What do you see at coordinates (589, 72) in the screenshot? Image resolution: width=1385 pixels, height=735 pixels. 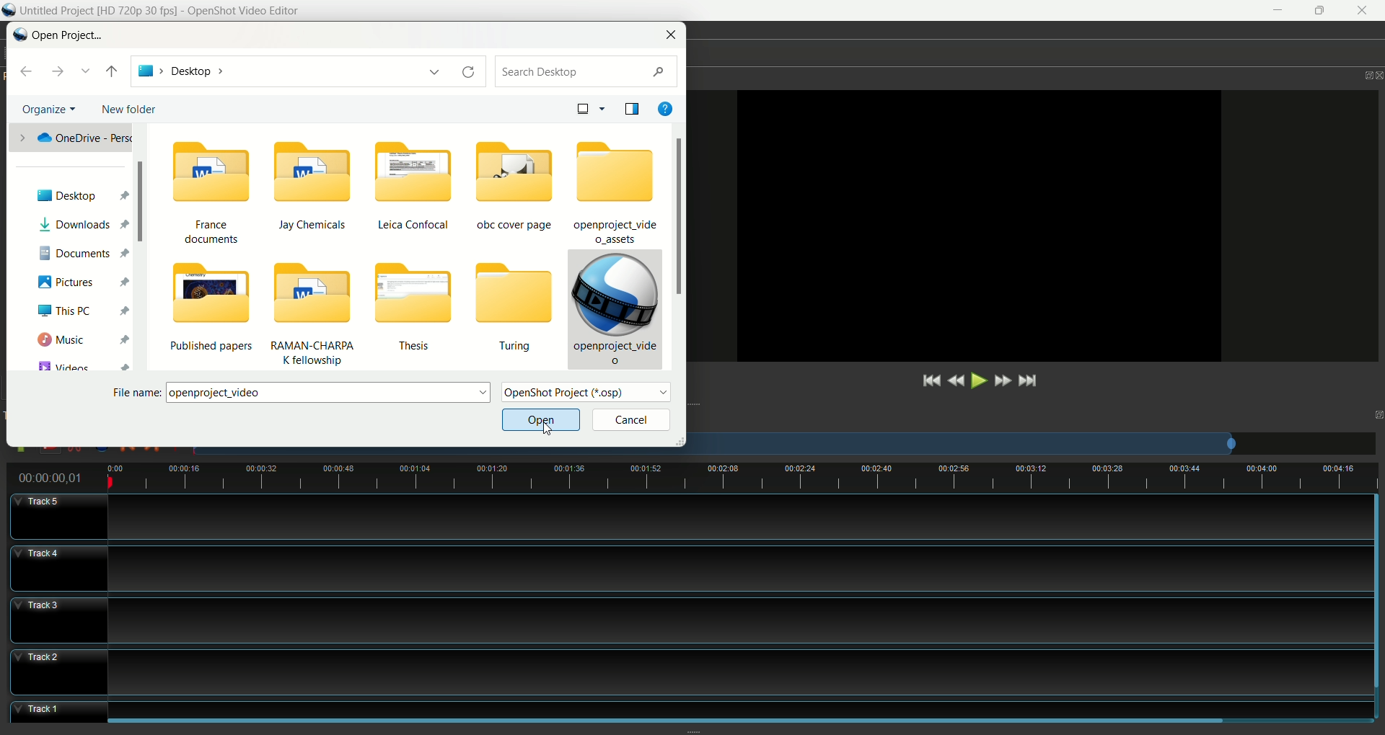 I see `search` at bounding box center [589, 72].